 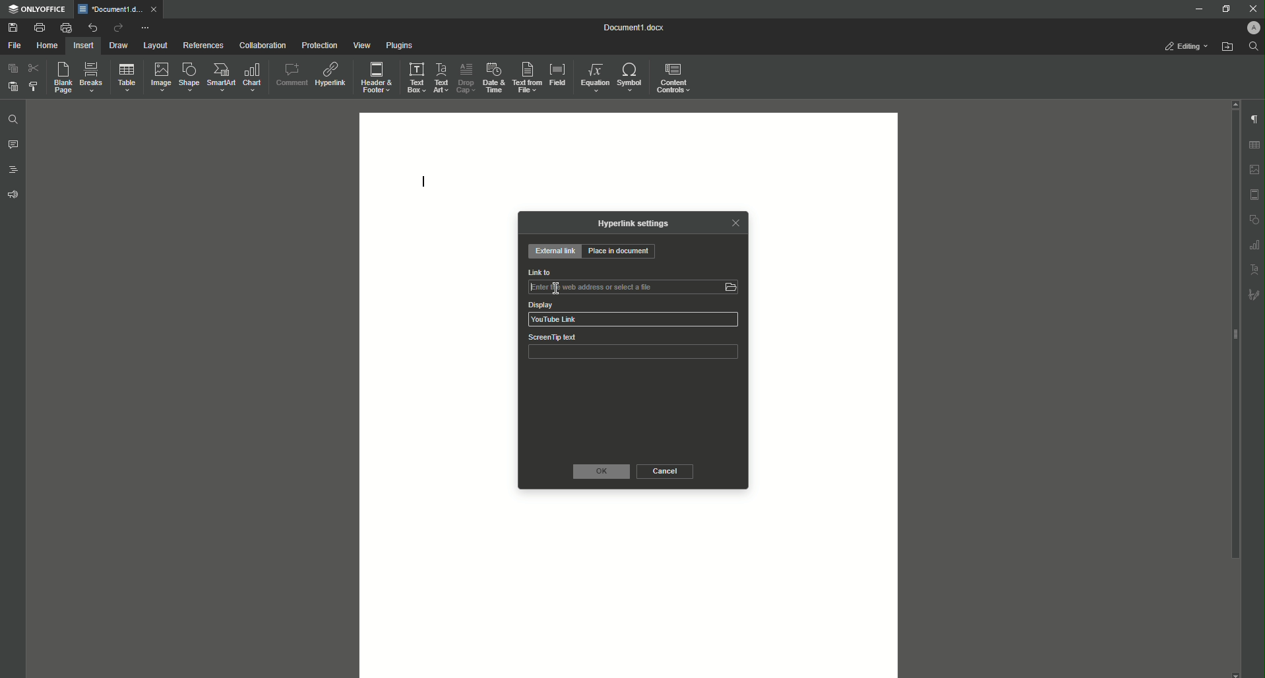 I want to click on YouTube Link, so click(x=556, y=321).